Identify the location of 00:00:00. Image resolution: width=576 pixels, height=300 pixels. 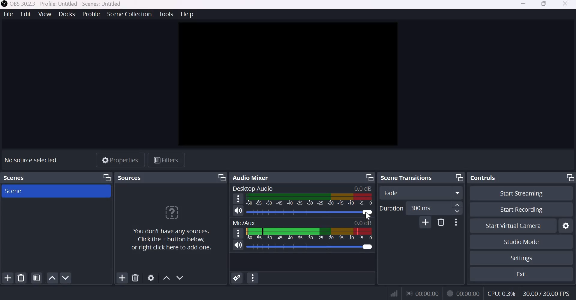
(469, 293).